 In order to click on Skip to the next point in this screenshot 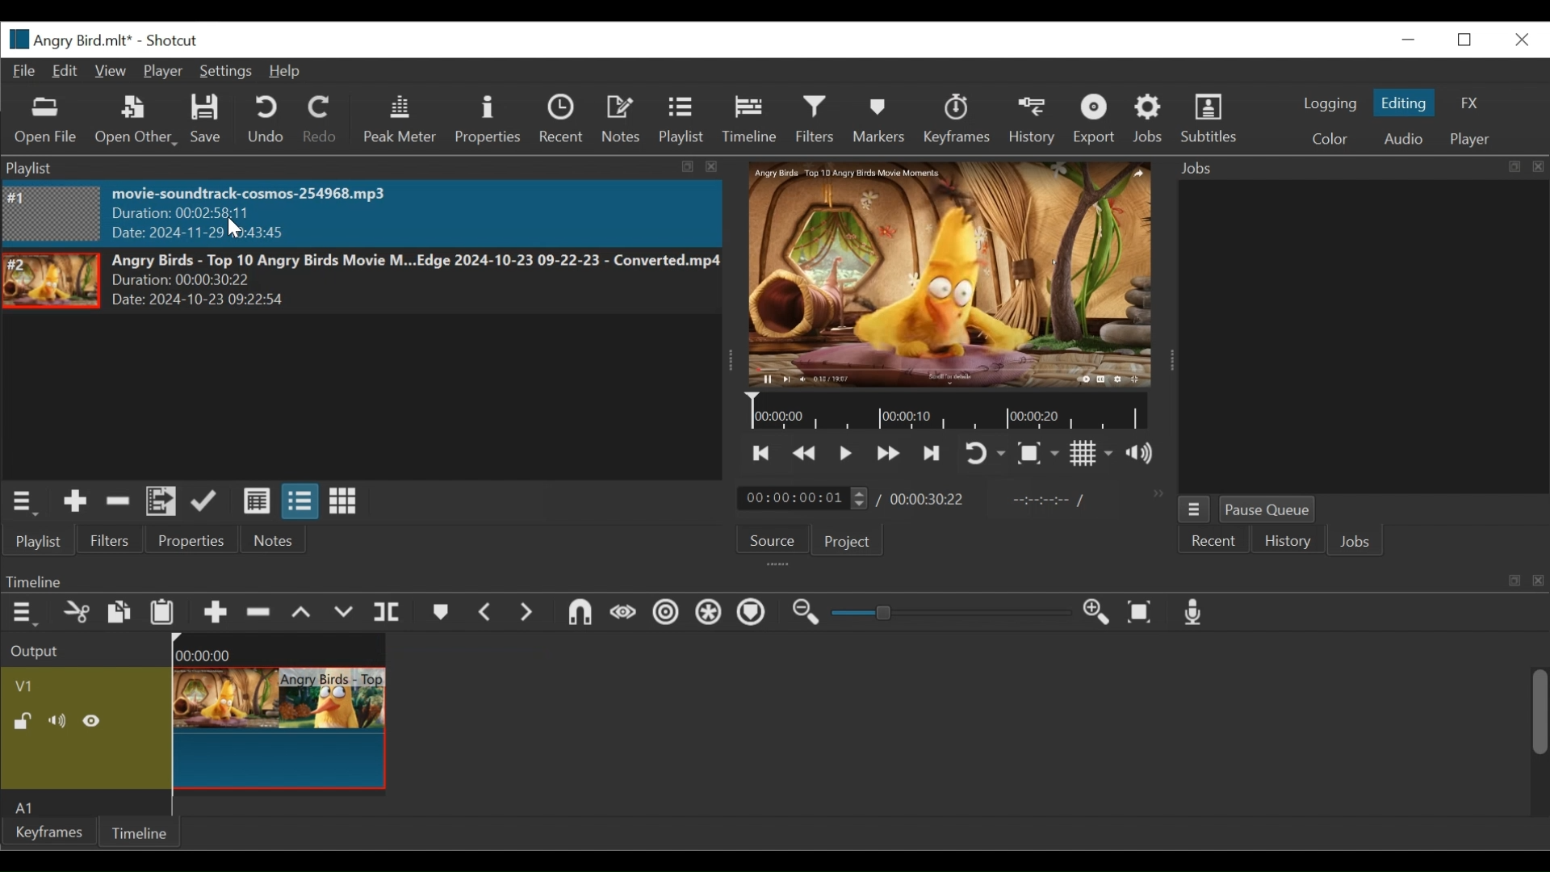, I will do `click(763, 454)`.